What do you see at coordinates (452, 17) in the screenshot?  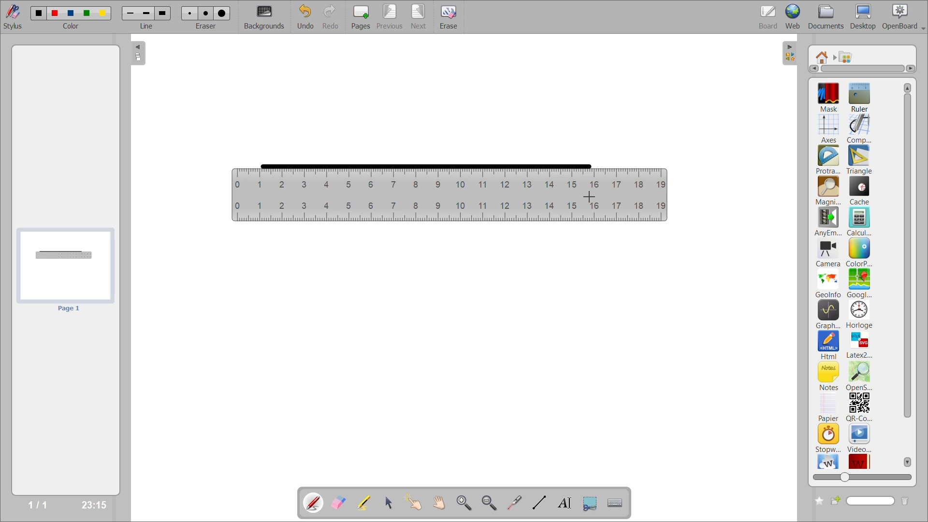 I see `erase` at bounding box center [452, 17].